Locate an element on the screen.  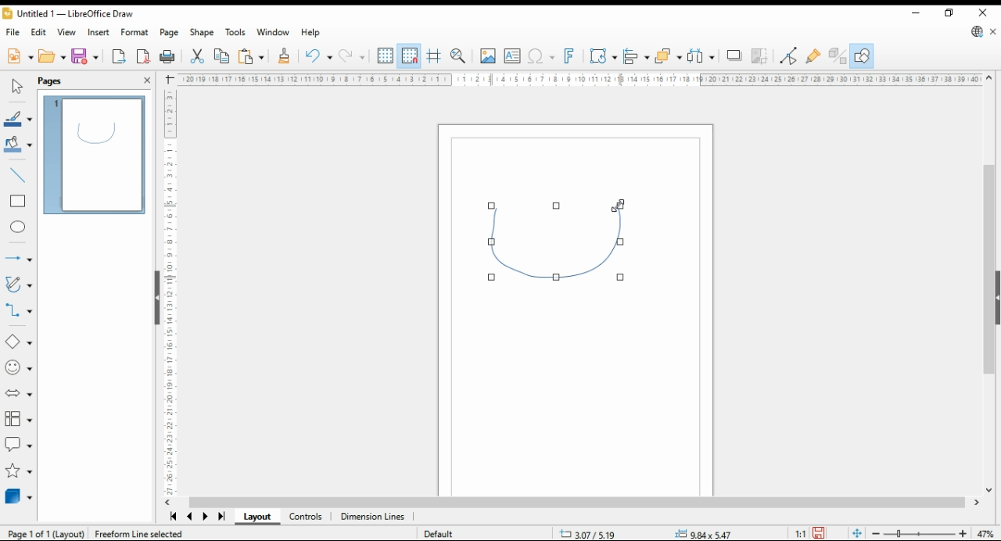
connectors is located at coordinates (17, 310).